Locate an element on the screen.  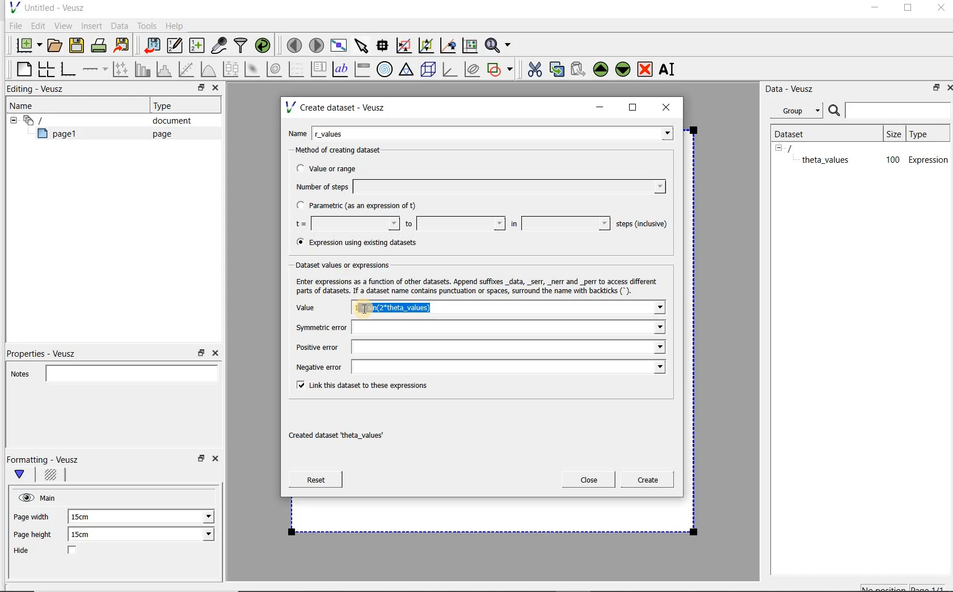
move to the previous page is located at coordinates (295, 44).